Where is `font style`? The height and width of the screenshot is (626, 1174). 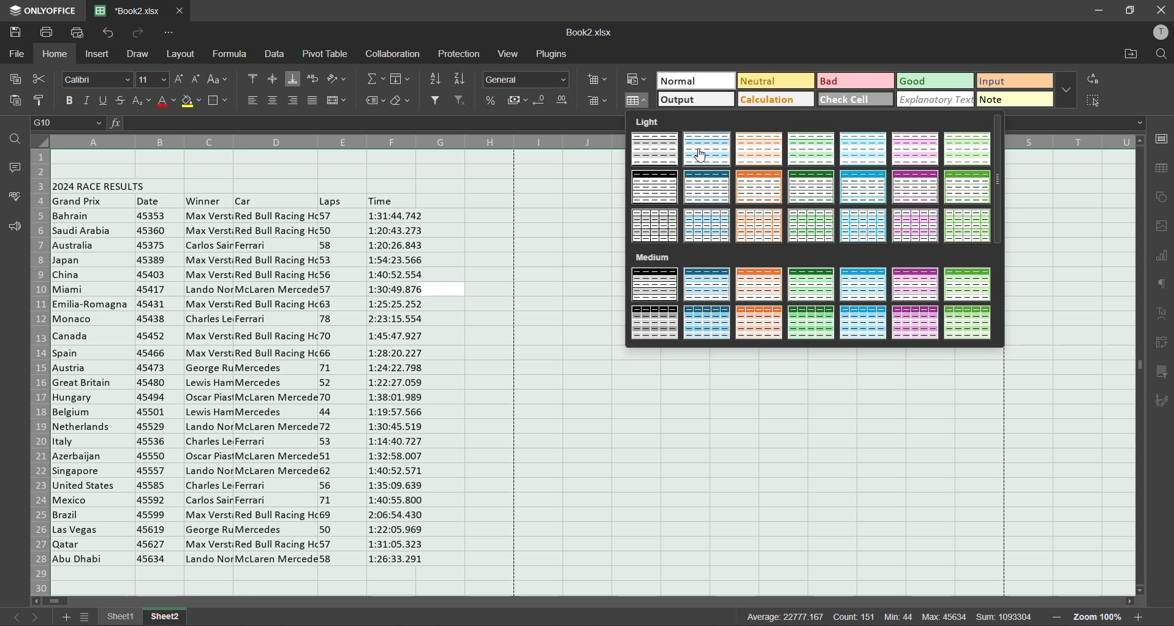 font style is located at coordinates (96, 80).